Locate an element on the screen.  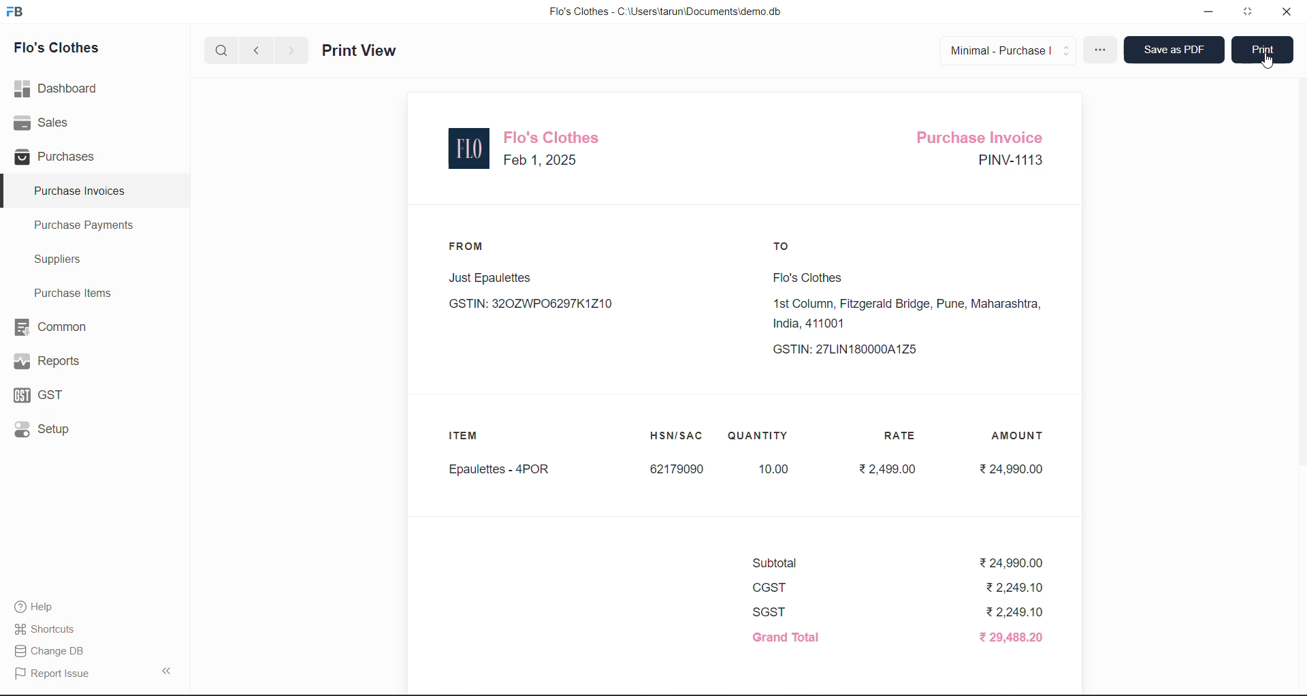
Dashboard is located at coordinates (60, 88).